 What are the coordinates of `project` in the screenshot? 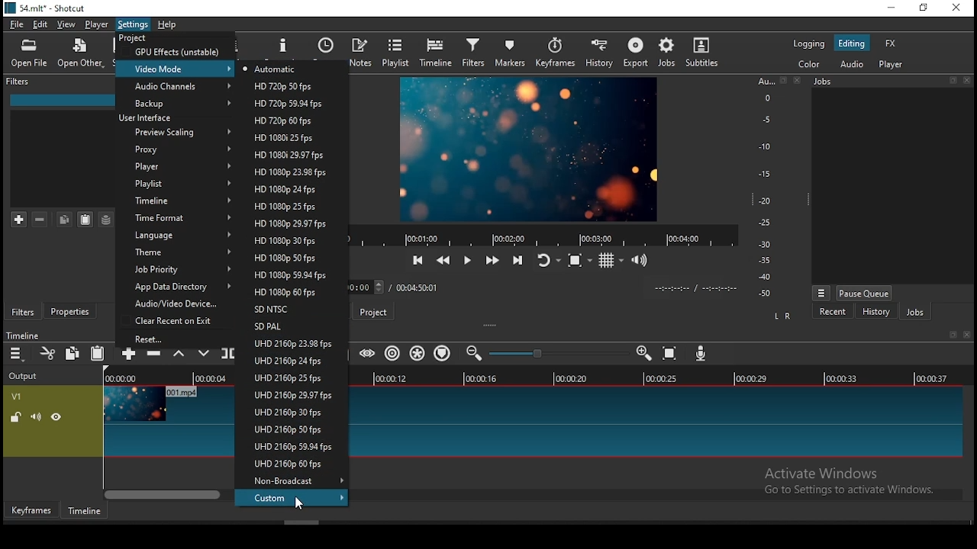 It's located at (373, 311).